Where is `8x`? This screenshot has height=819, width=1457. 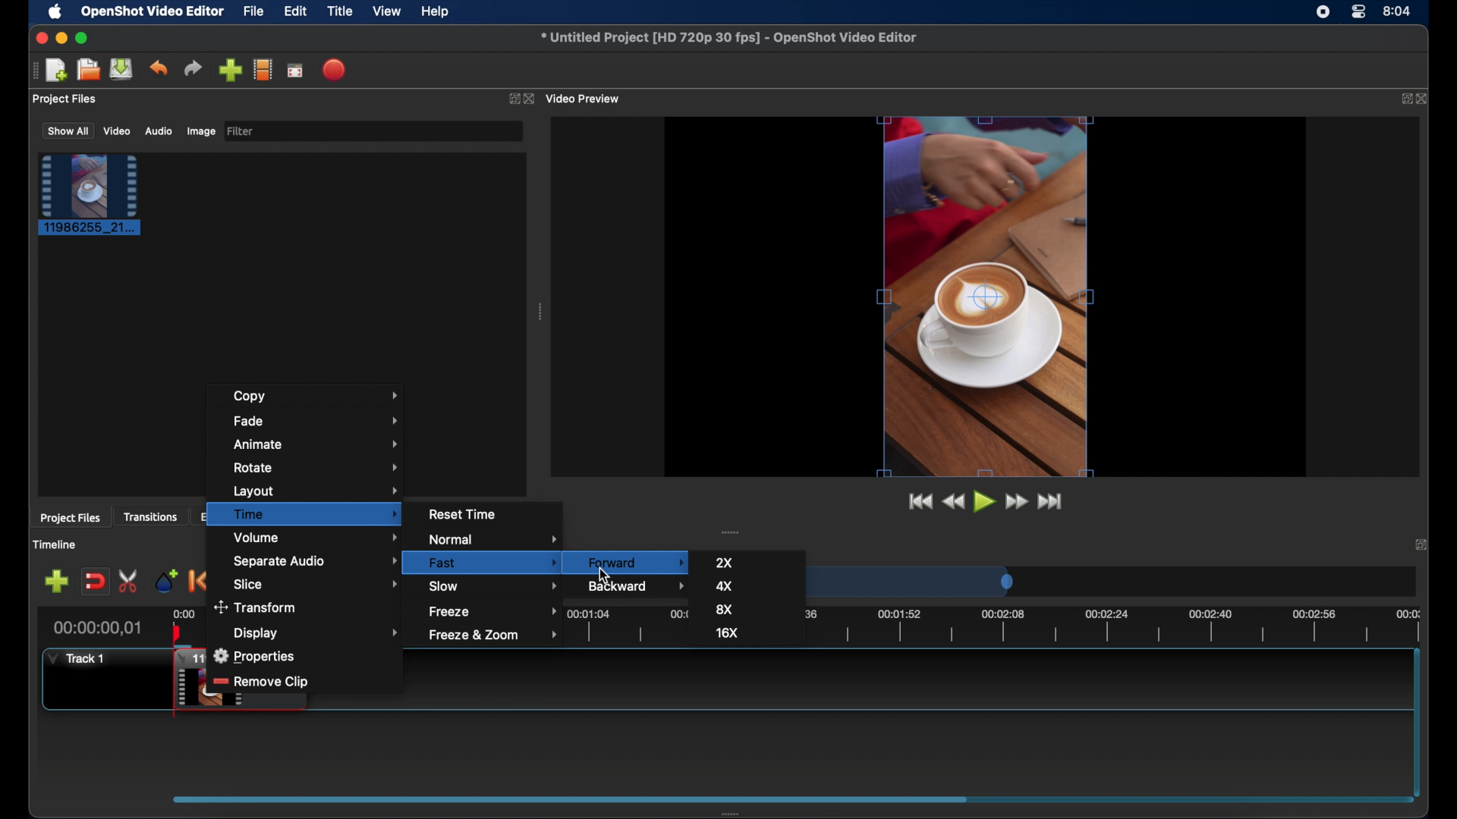
8x is located at coordinates (725, 609).